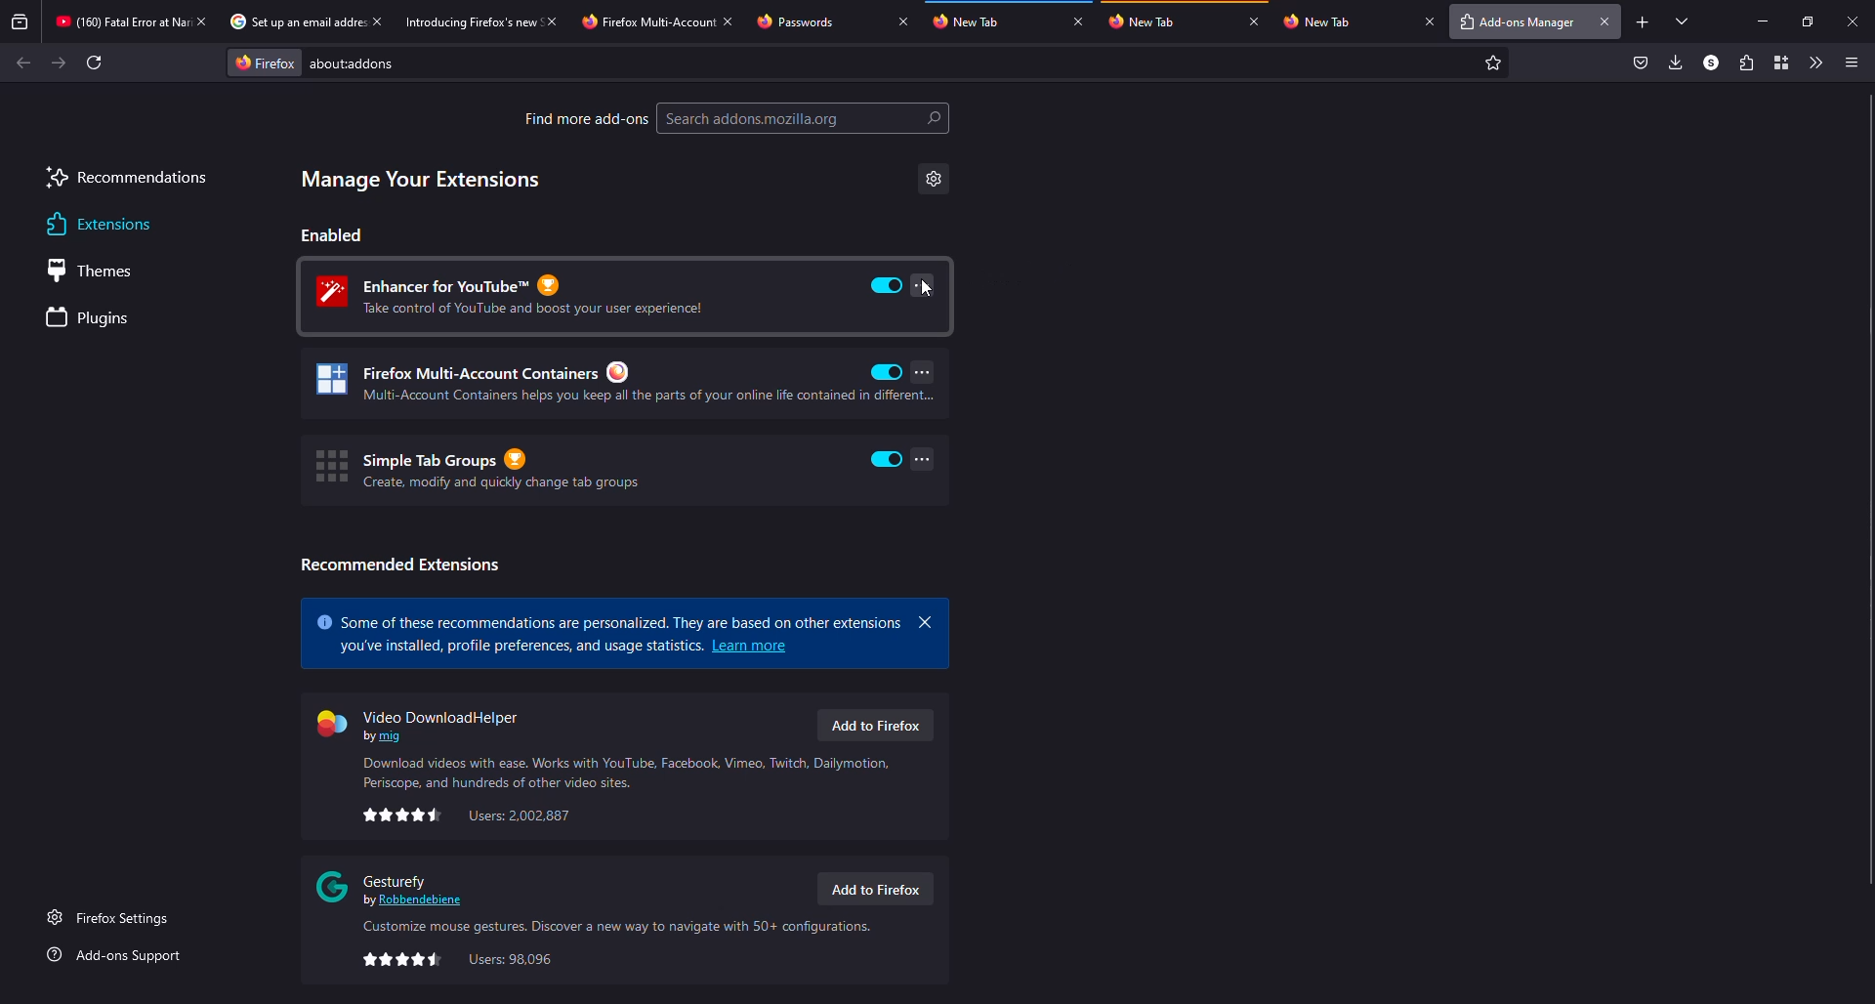 This screenshot has height=1004, width=1875. What do you see at coordinates (1781, 62) in the screenshot?
I see `container` at bounding box center [1781, 62].